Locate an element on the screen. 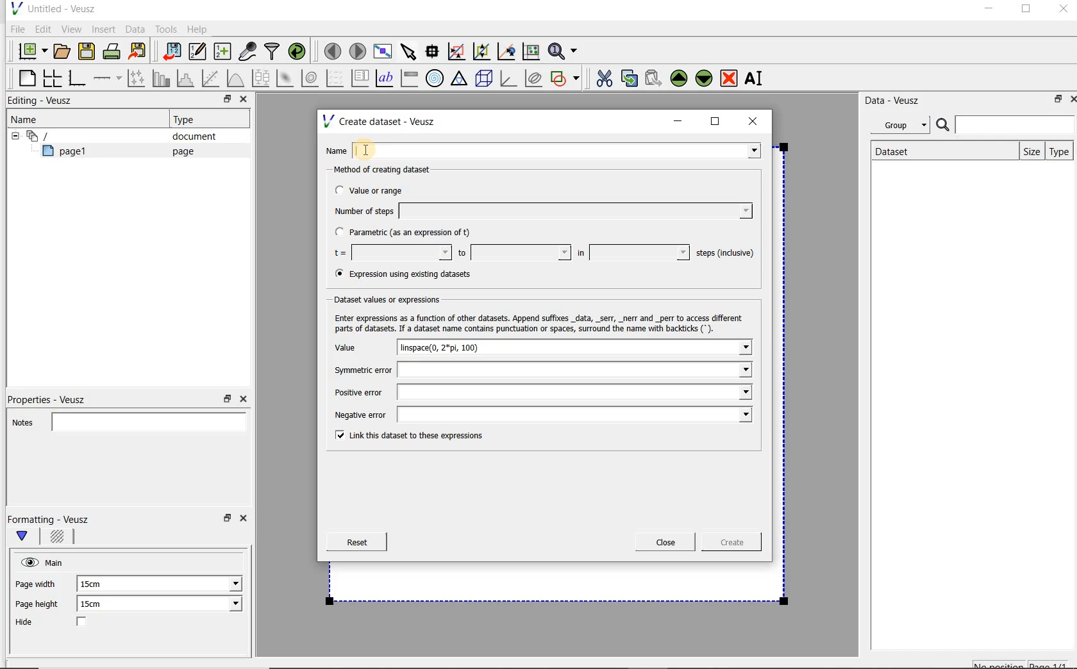 Image resolution: width=1077 pixels, height=669 pixels. plot a 2d dataset as contours is located at coordinates (311, 78).